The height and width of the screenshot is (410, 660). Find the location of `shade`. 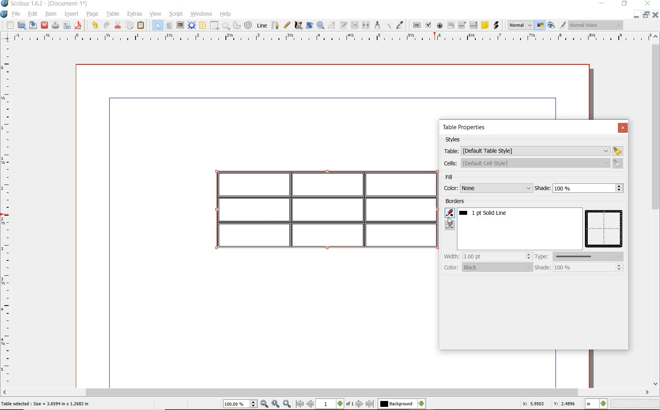

shade is located at coordinates (579, 188).